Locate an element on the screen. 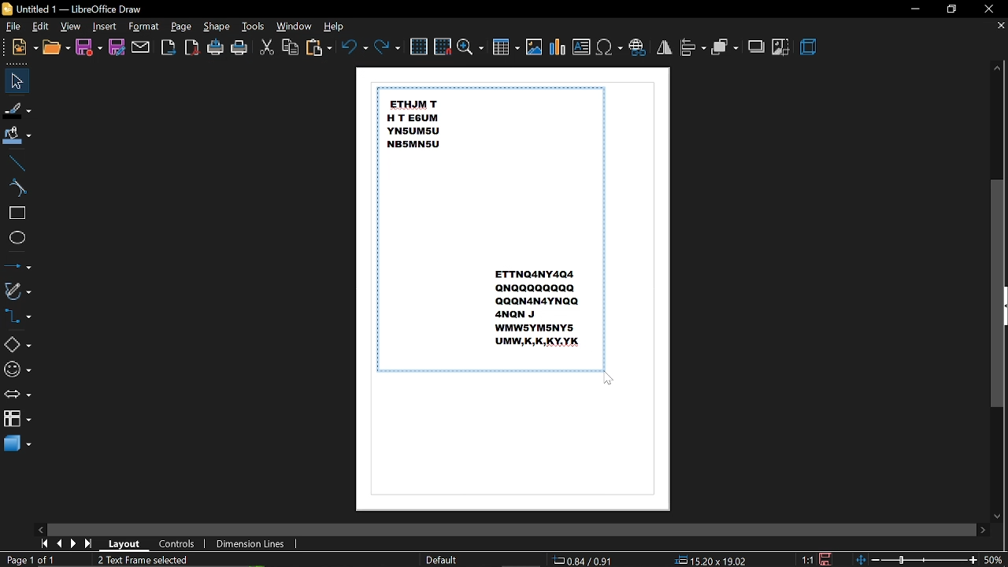 The height and width of the screenshot is (567, 1008). print is located at coordinates (240, 48).